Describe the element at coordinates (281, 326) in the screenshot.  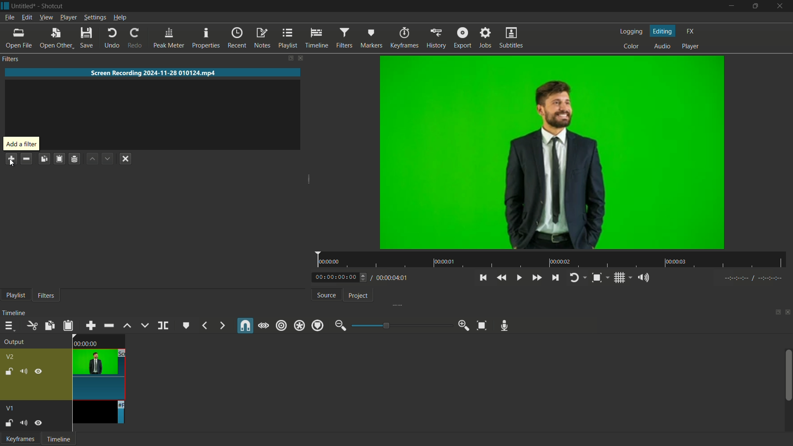
I see `ripple` at that location.